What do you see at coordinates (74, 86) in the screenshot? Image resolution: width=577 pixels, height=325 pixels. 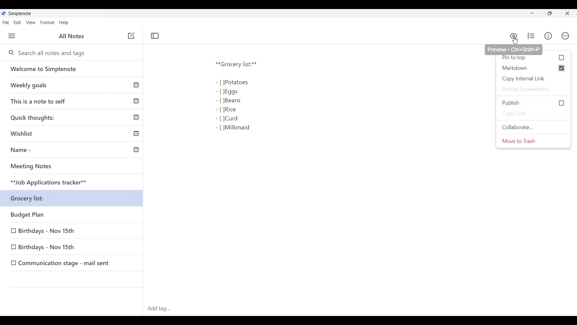 I see `Weekly goals` at bounding box center [74, 86].